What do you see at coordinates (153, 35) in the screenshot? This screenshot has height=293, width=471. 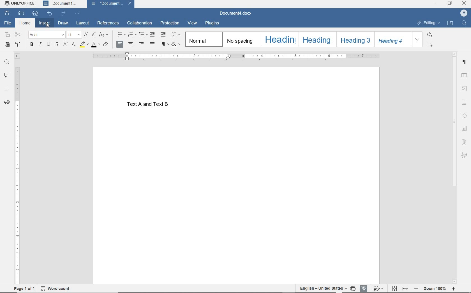 I see `DECREASE INDENT` at bounding box center [153, 35].